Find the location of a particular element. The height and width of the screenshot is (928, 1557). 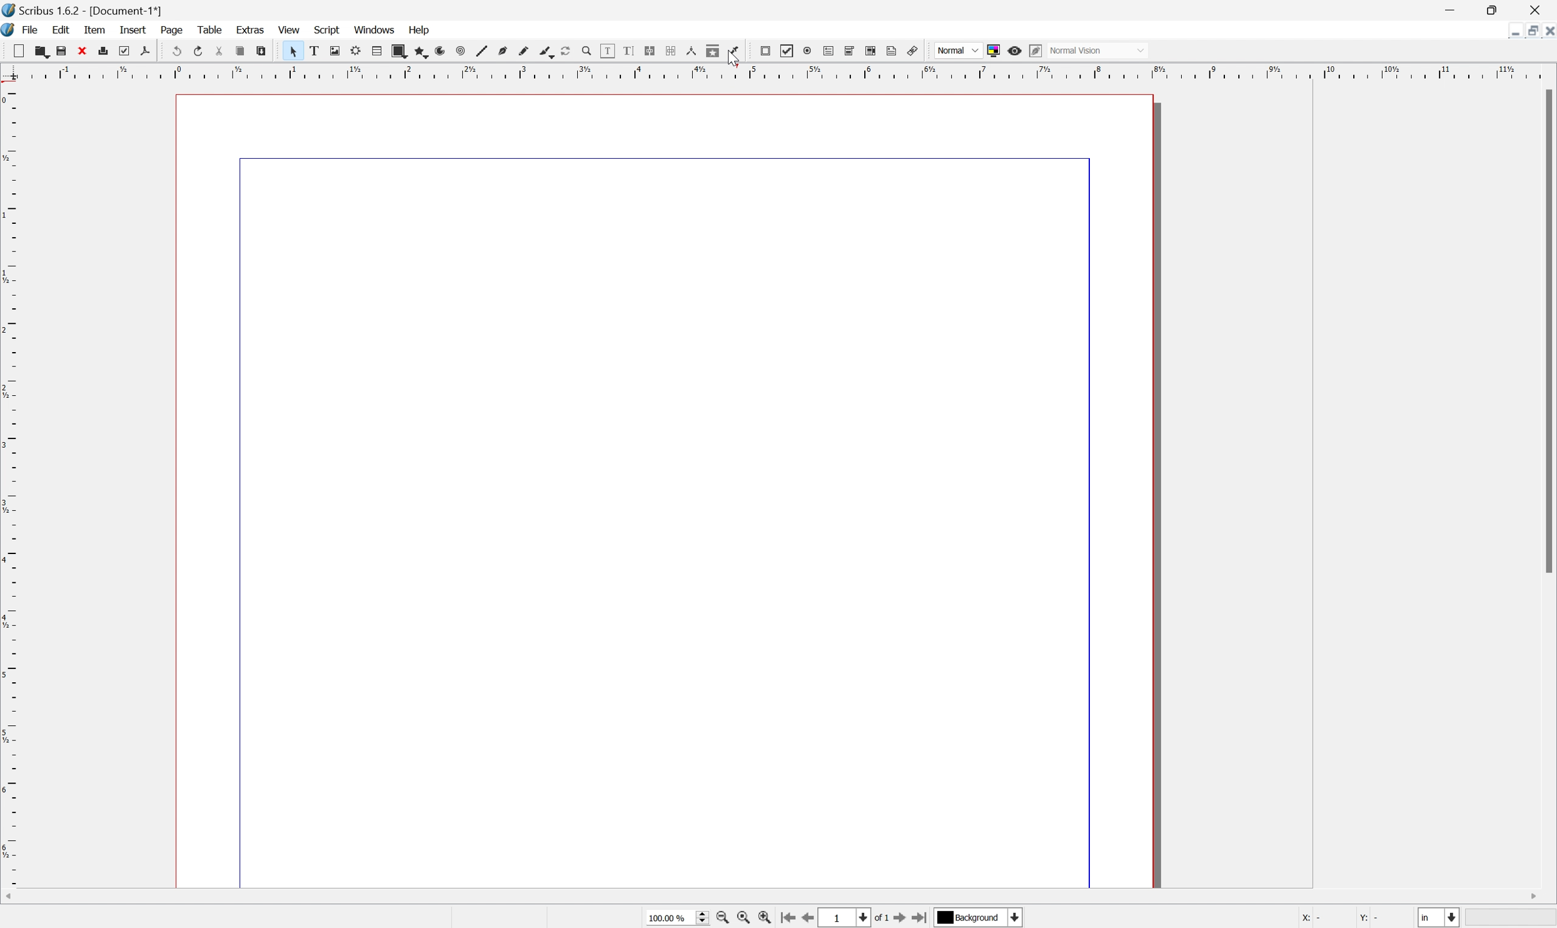

PDF list box is located at coordinates (870, 50).